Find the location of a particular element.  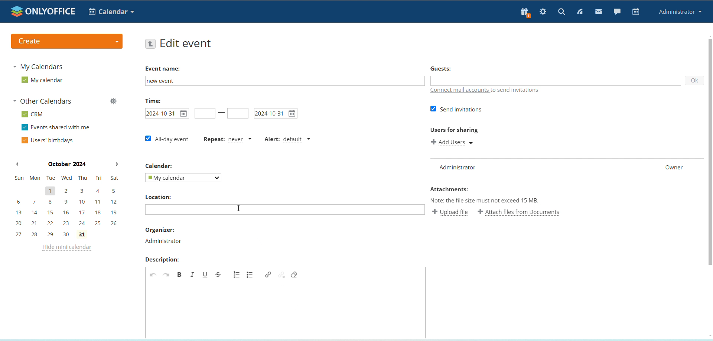

chat is located at coordinates (617, 11).